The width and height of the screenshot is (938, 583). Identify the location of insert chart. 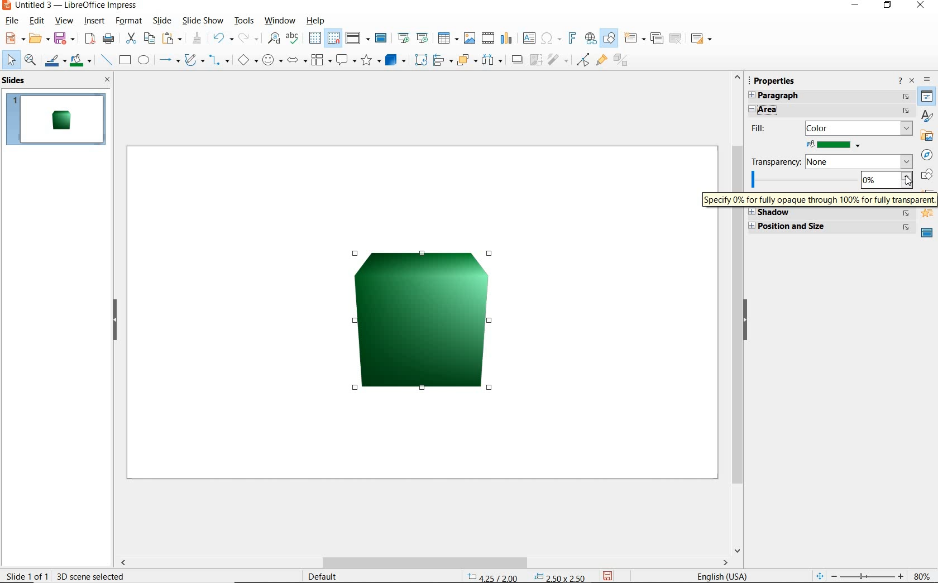
(506, 39).